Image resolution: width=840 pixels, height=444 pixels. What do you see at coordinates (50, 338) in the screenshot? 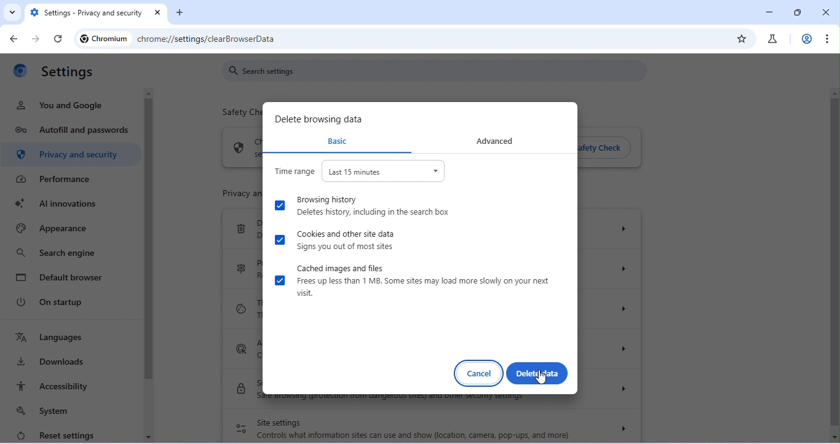
I see `languages` at bounding box center [50, 338].